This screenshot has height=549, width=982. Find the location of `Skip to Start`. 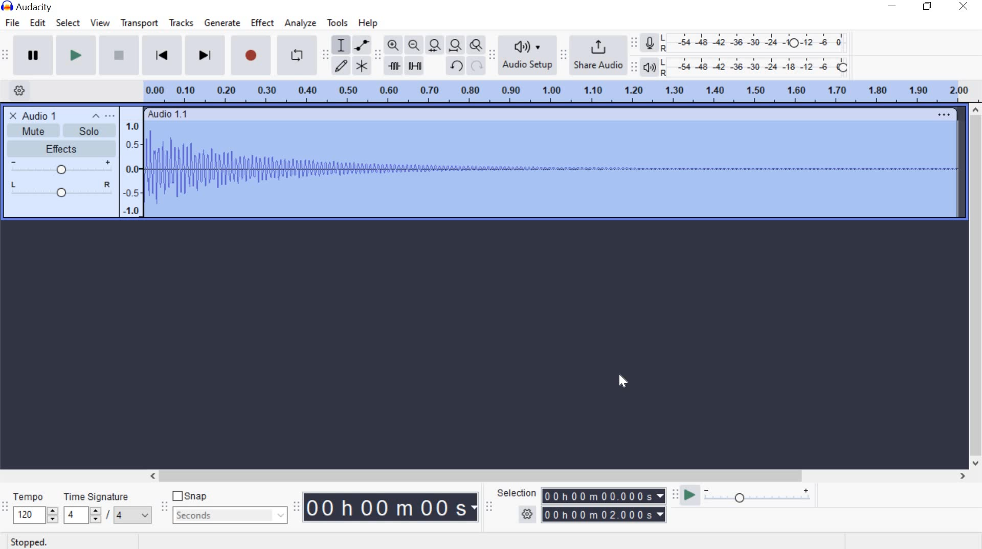

Skip to Start is located at coordinates (162, 54).